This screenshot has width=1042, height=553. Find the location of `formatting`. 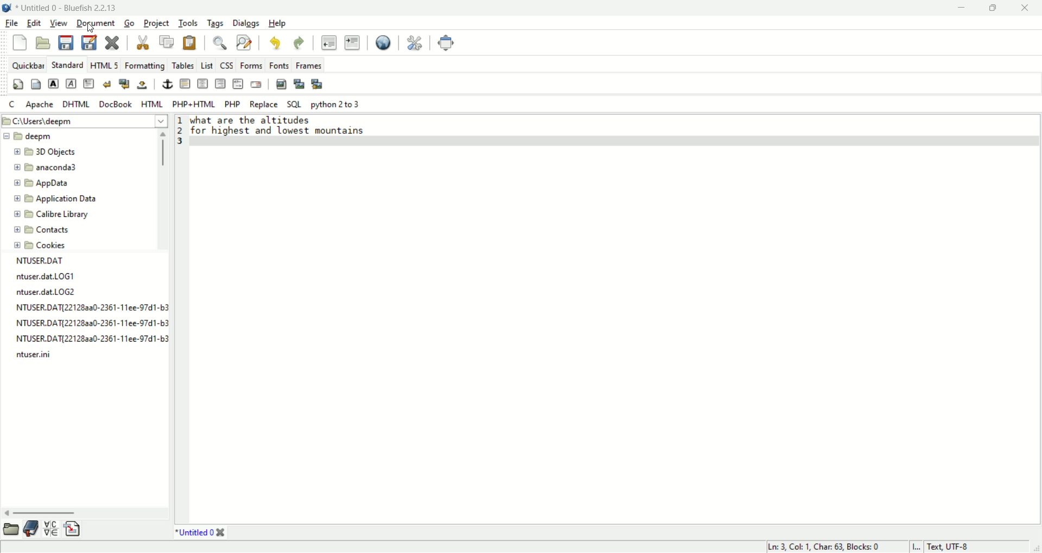

formatting is located at coordinates (146, 65).